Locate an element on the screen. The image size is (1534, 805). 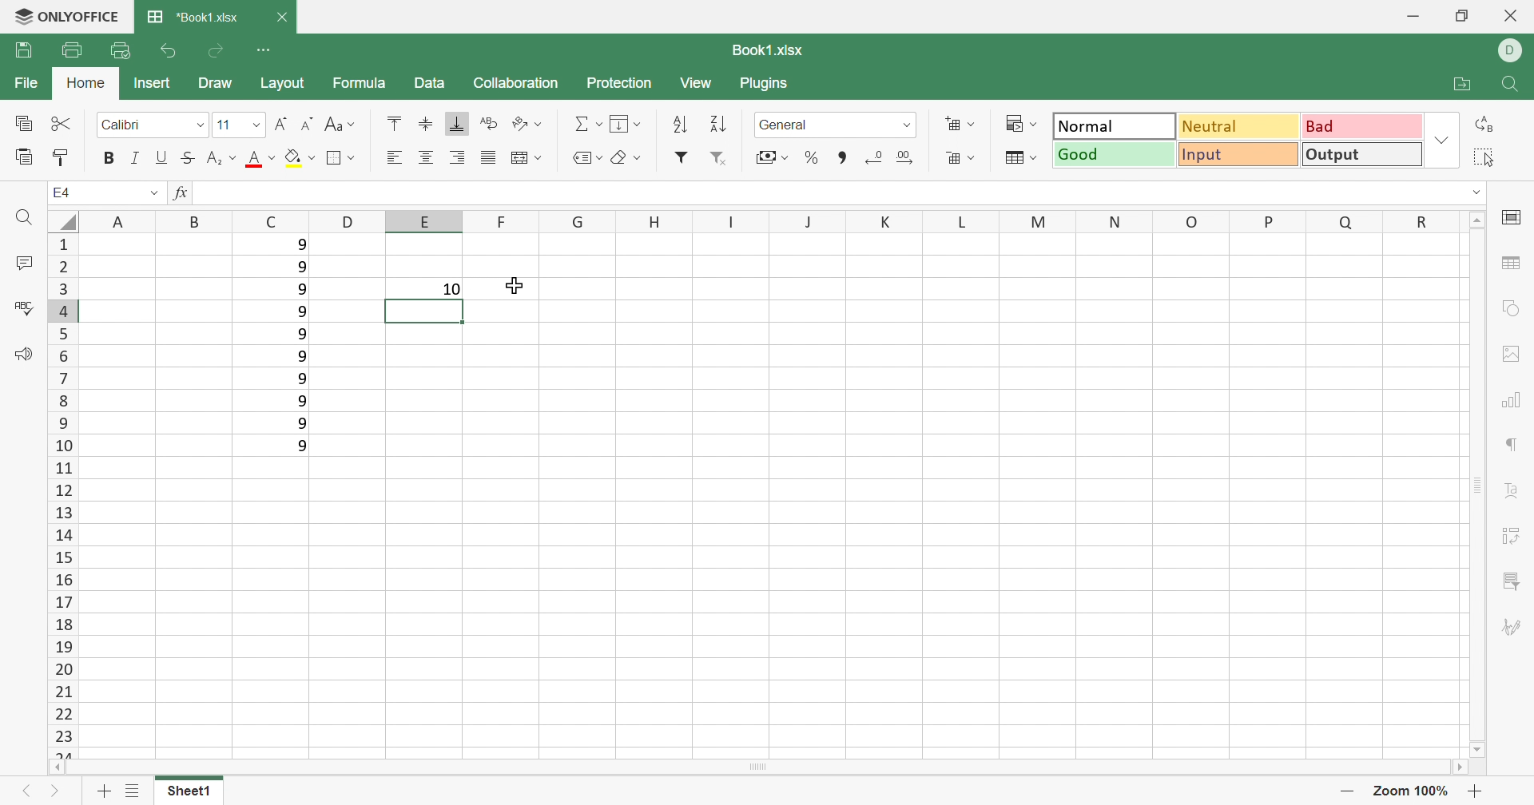
Zoom 100% is located at coordinates (1413, 791).